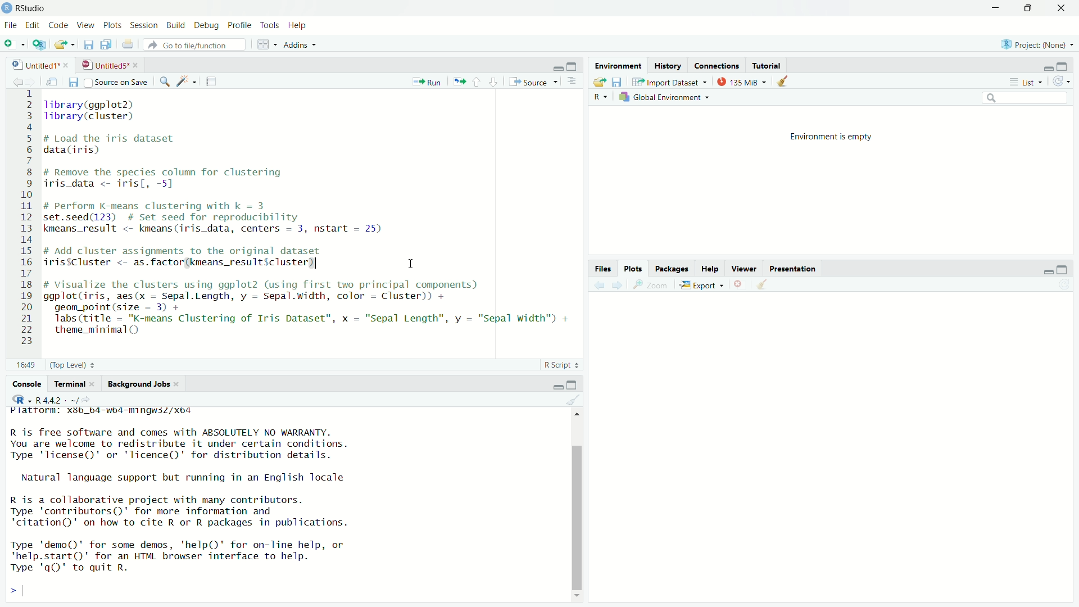  I want to click on save current document, so click(89, 44).